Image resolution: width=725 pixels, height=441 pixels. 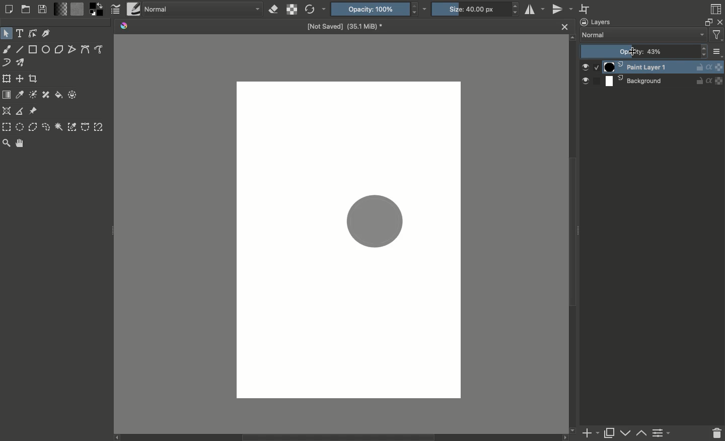 I want to click on Opacity, so click(x=644, y=52).